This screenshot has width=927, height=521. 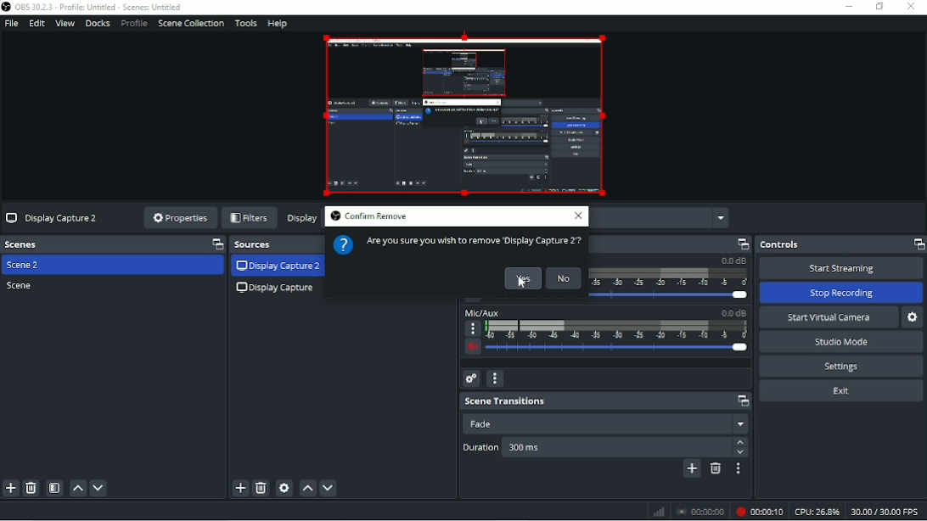 I want to click on Docks, so click(x=98, y=24).